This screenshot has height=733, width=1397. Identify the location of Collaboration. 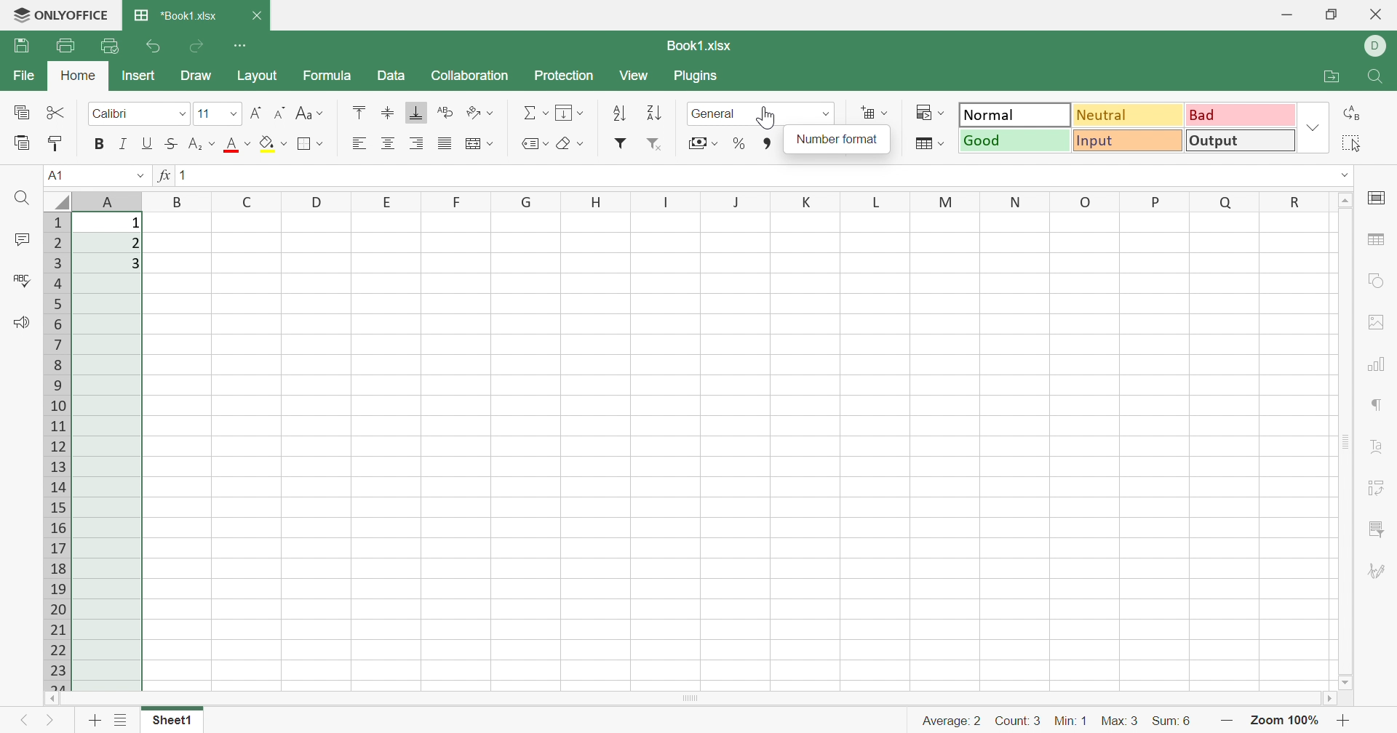
(471, 76).